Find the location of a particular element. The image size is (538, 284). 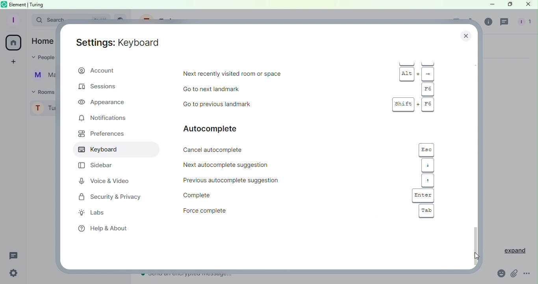

Profile is located at coordinates (42, 109).